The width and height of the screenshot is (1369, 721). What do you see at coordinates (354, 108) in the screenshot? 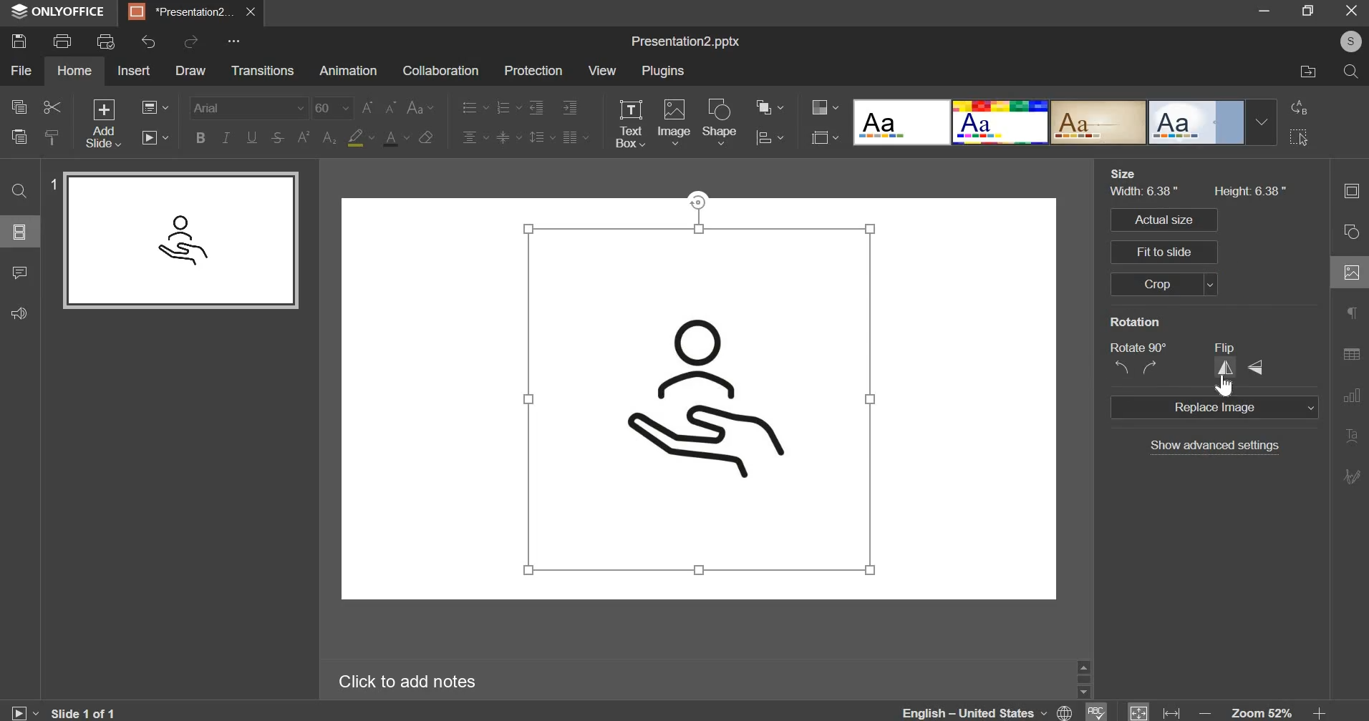
I see `font size chane` at bounding box center [354, 108].